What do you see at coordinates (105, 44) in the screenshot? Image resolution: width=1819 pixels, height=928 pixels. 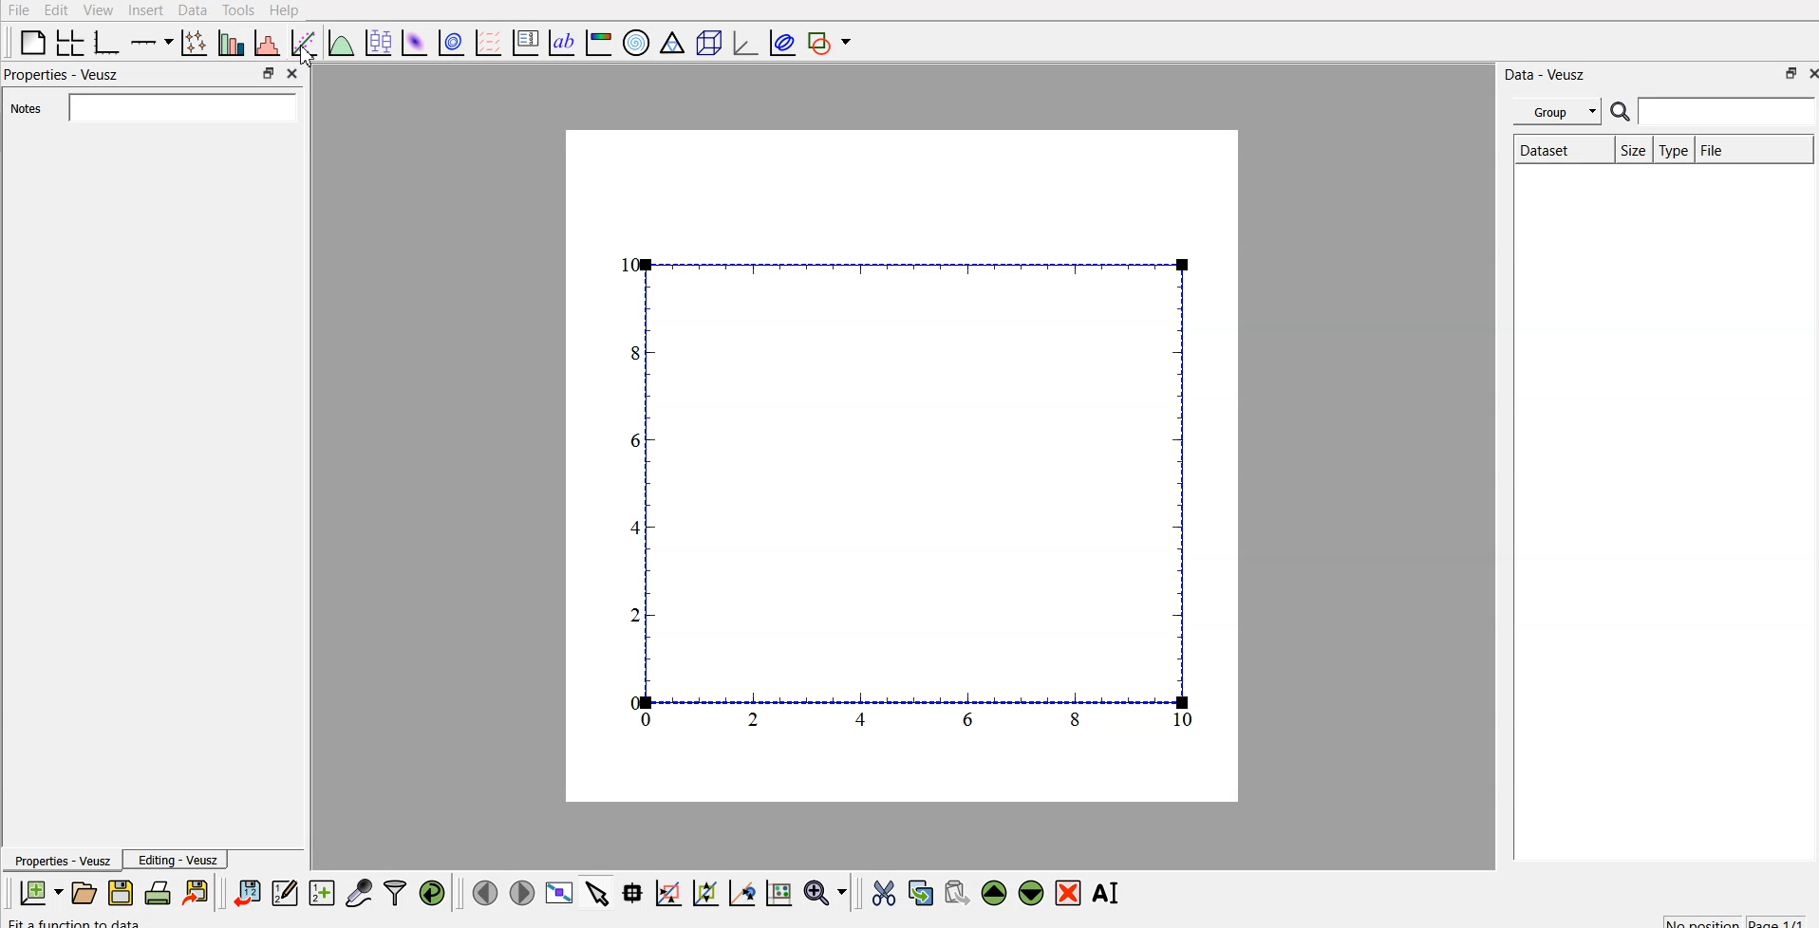 I see `base graph` at bounding box center [105, 44].